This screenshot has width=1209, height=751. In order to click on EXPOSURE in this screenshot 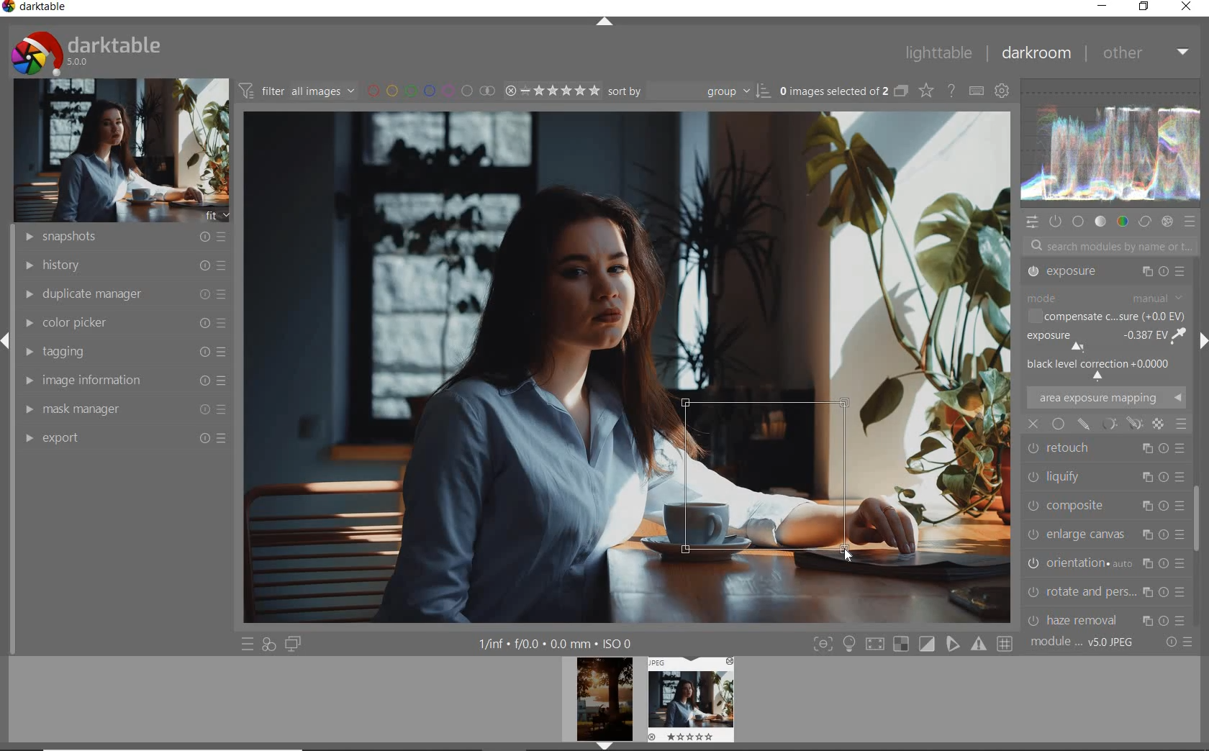, I will do `click(1104, 333)`.